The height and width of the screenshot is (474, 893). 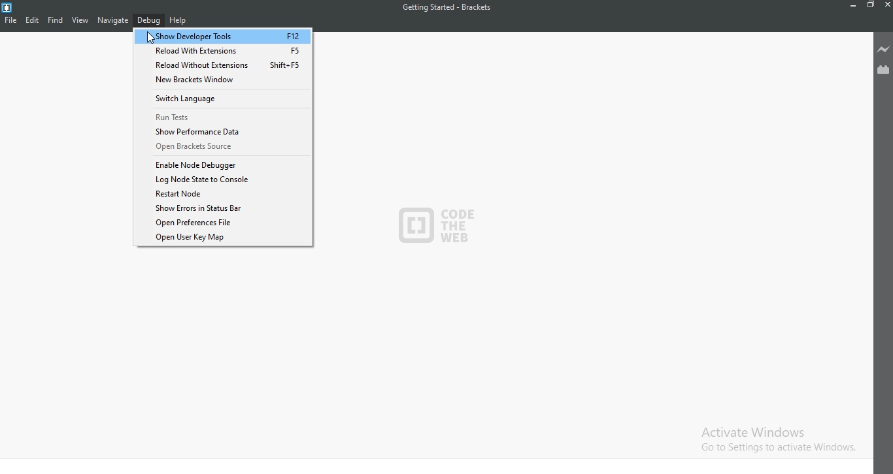 I want to click on Getting Started - Brackets, so click(x=448, y=7).